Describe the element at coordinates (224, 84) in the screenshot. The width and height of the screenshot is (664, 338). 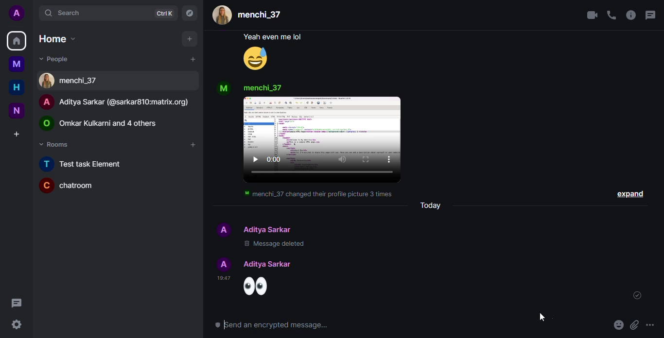
I see `profile` at that location.